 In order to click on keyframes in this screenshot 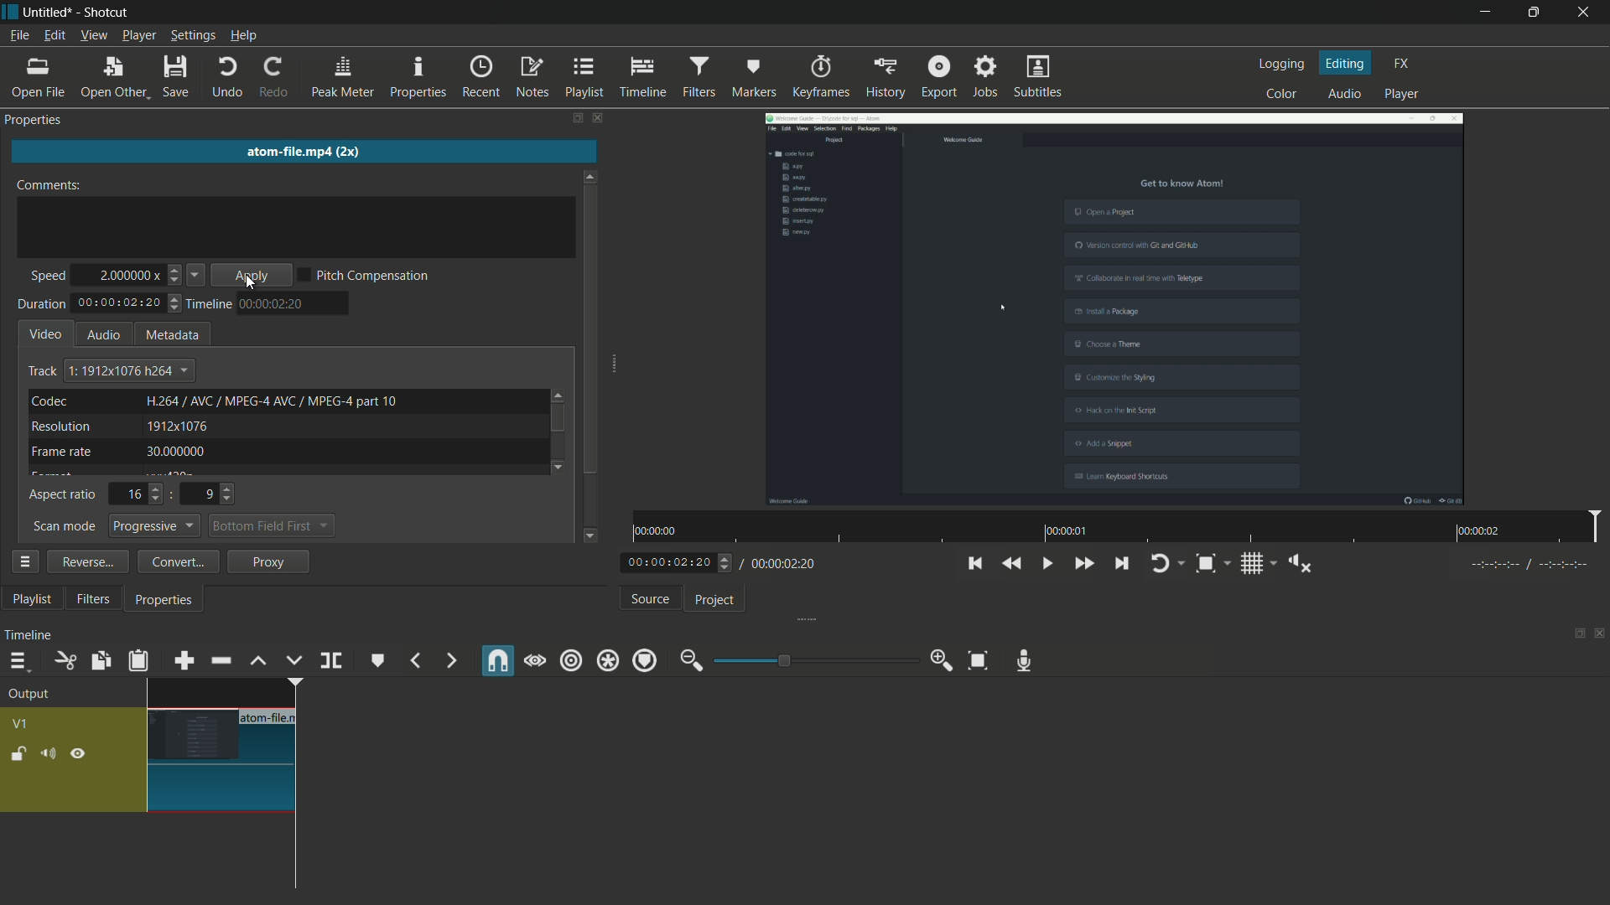, I will do `click(822, 75)`.